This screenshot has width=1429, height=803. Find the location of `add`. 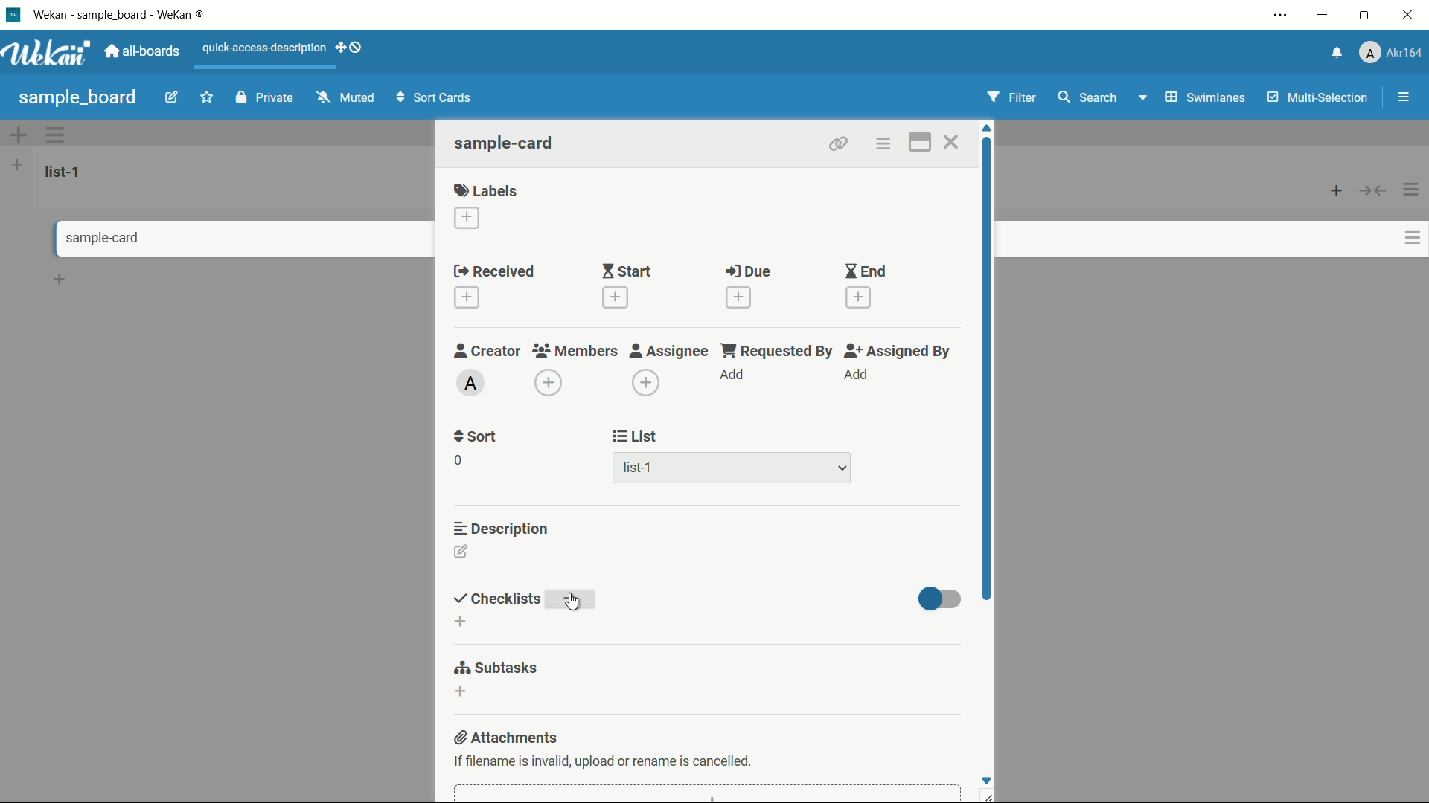

add is located at coordinates (733, 375).